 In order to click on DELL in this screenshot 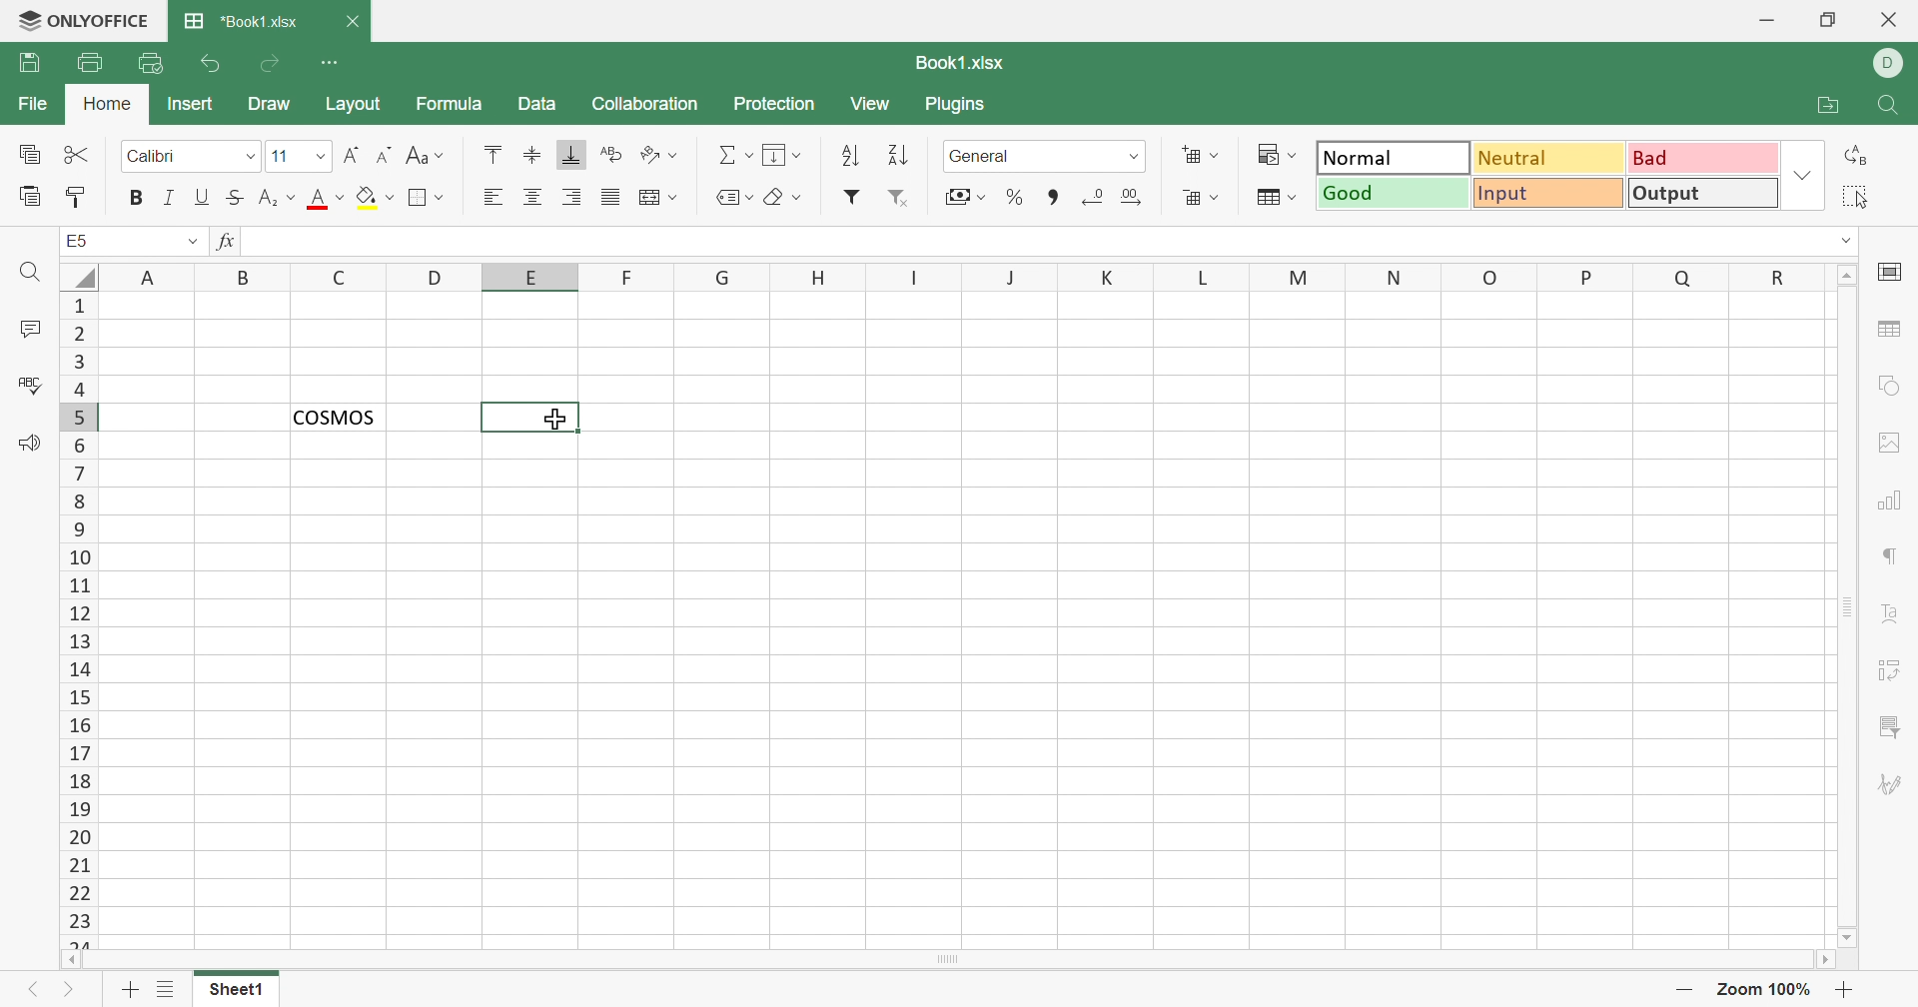, I will do `click(1888, 64)`.